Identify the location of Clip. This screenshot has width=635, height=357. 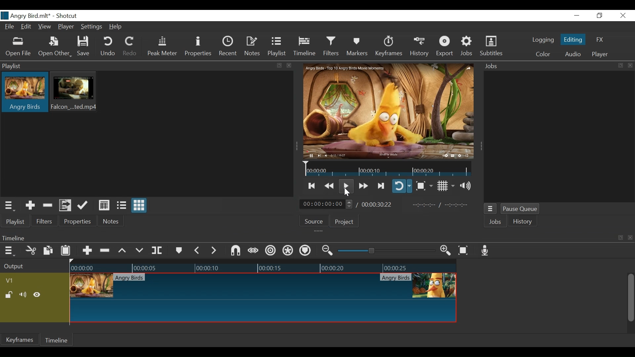
(24, 93).